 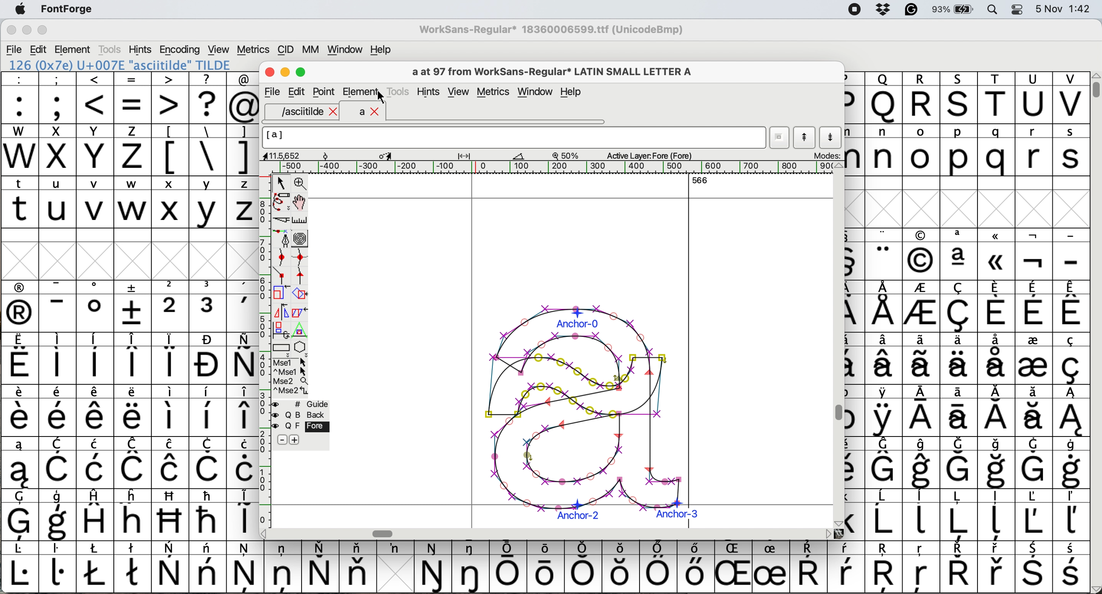 I want to click on symbol, so click(x=242, y=358).